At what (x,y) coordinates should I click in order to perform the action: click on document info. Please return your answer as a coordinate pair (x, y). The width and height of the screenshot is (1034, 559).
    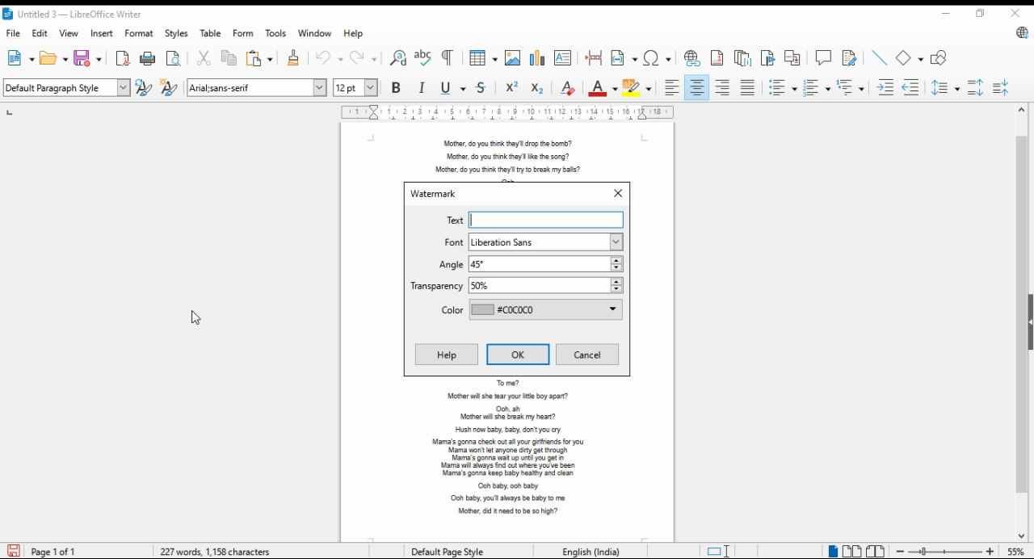
    Looking at the image, I should click on (217, 549).